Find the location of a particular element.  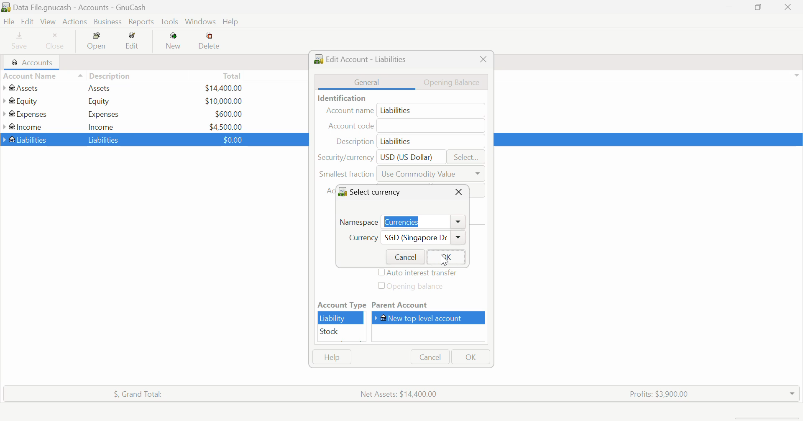

Edit is located at coordinates (27, 22).